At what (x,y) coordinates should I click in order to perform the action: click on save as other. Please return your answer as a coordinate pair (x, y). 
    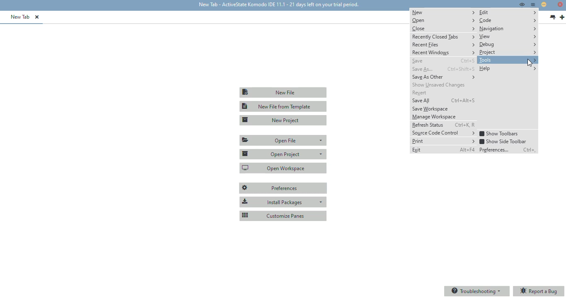
    Looking at the image, I should click on (444, 77).